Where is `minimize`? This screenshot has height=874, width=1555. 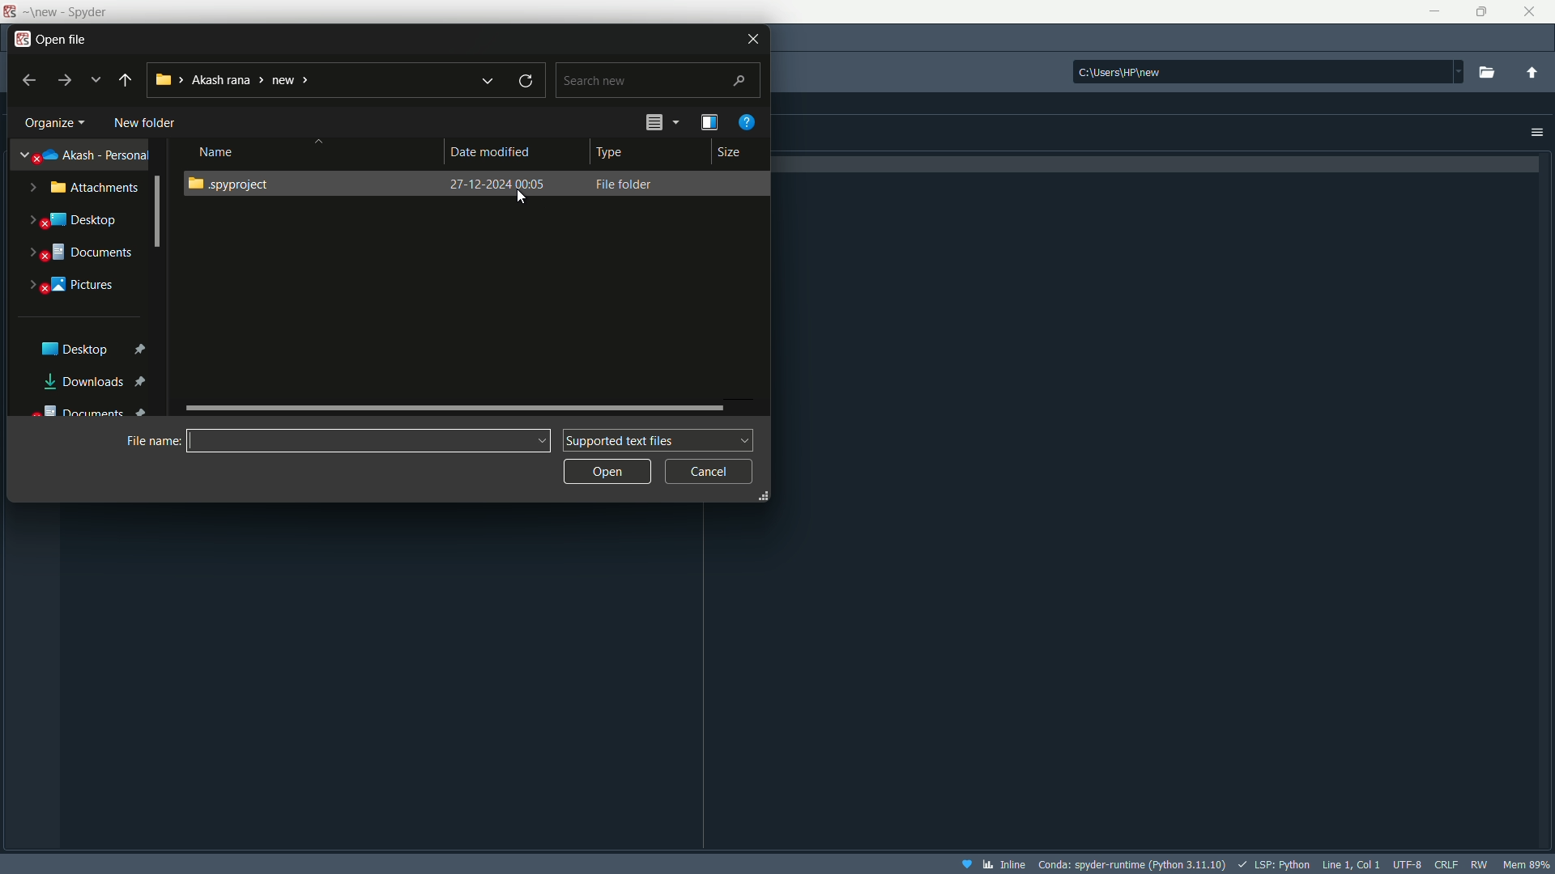 minimize is located at coordinates (1433, 12).